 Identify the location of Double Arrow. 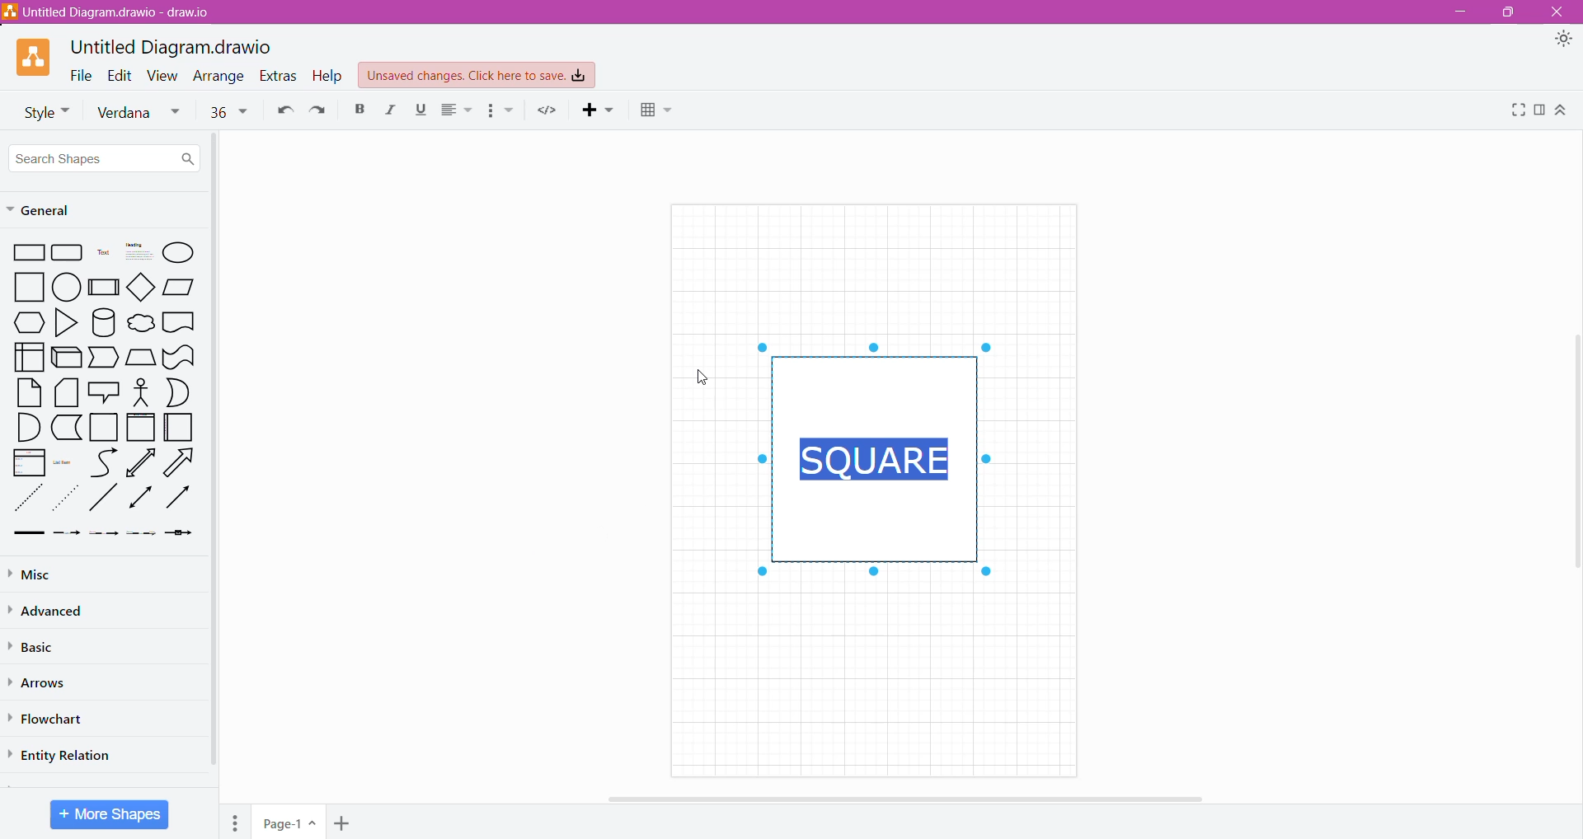
(139, 499).